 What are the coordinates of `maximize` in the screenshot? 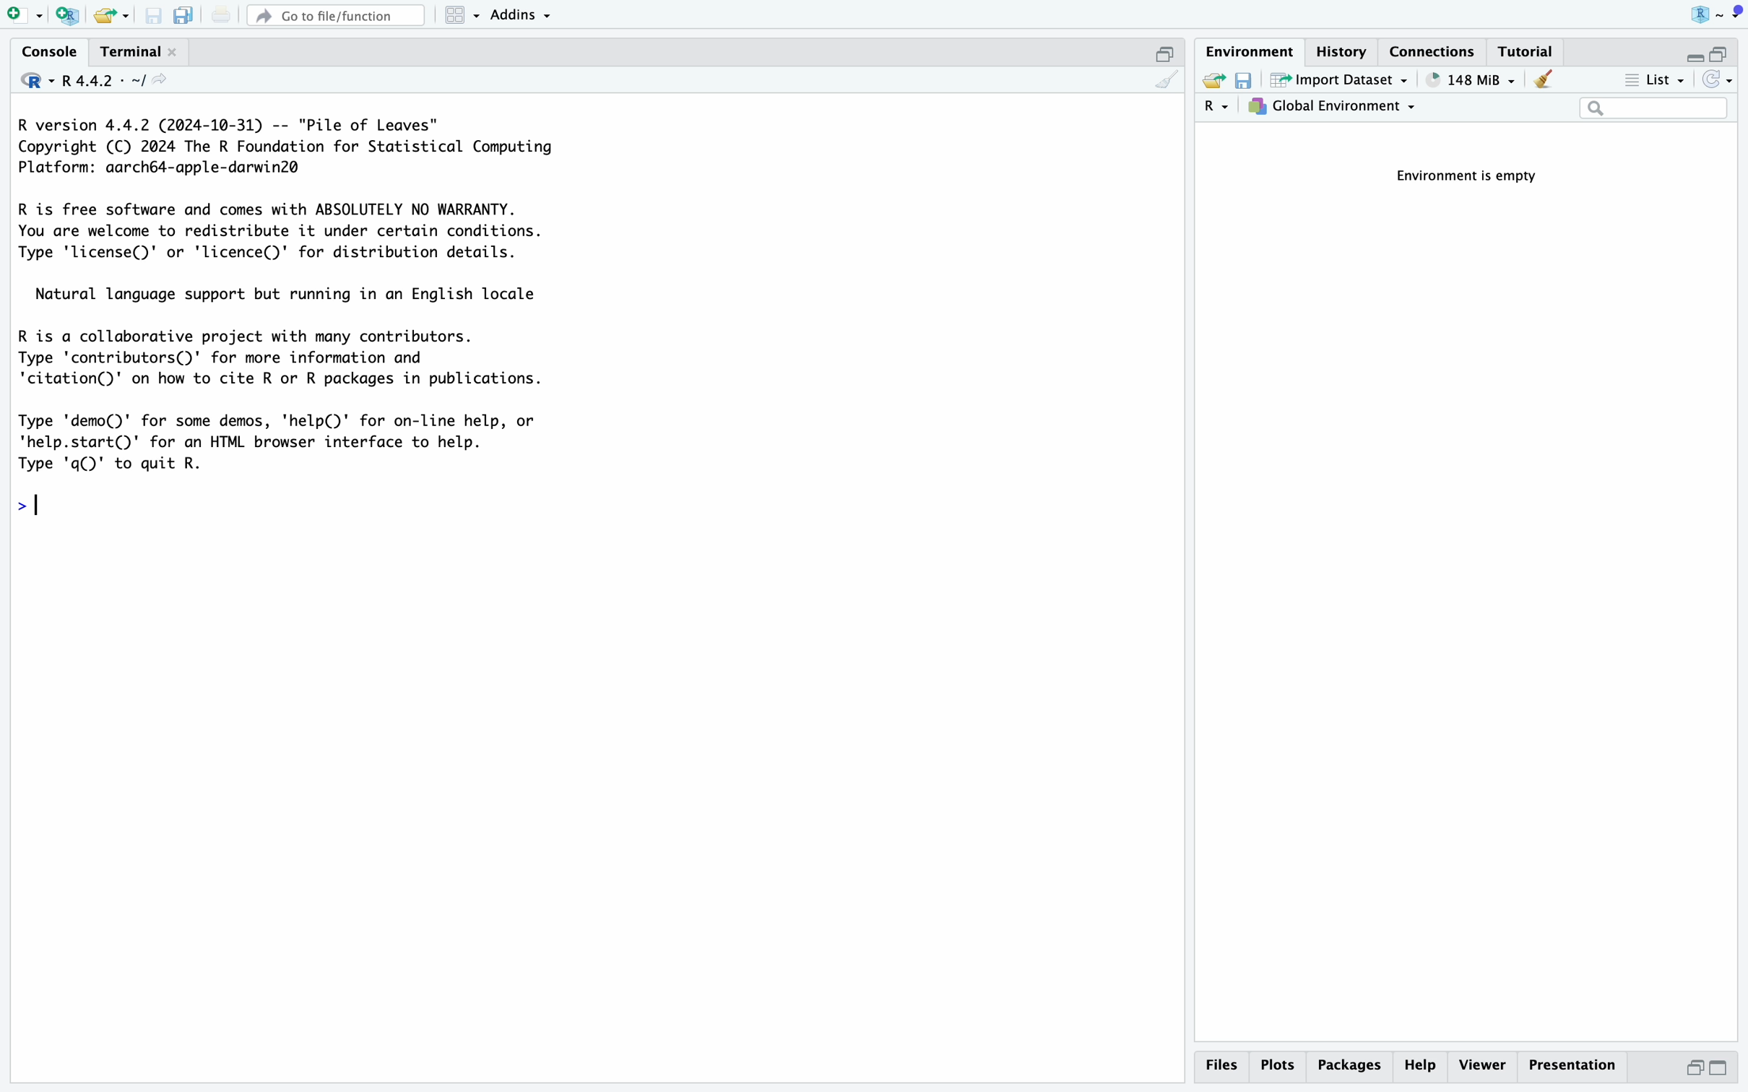 It's located at (1727, 47).